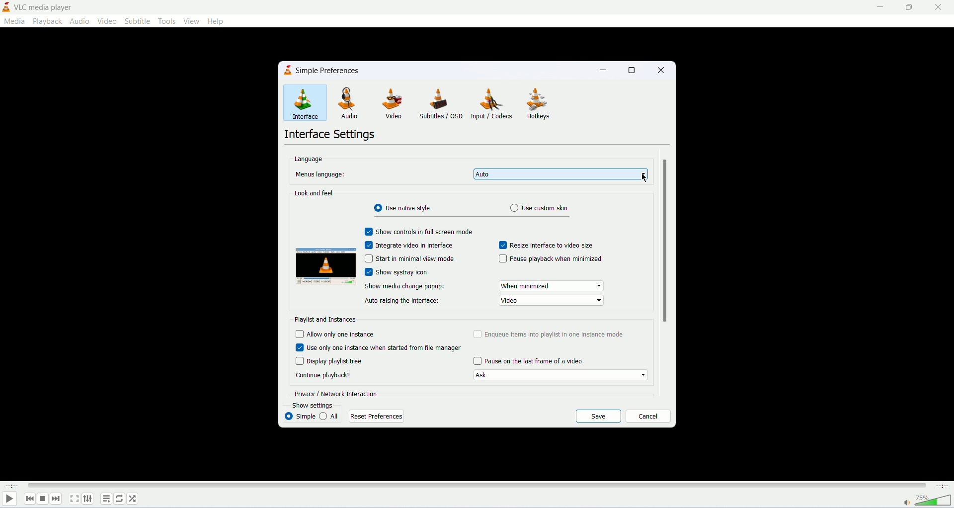 The width and height of the screenshot is (954, 508). I want to click on minimize, so click(877, 7).